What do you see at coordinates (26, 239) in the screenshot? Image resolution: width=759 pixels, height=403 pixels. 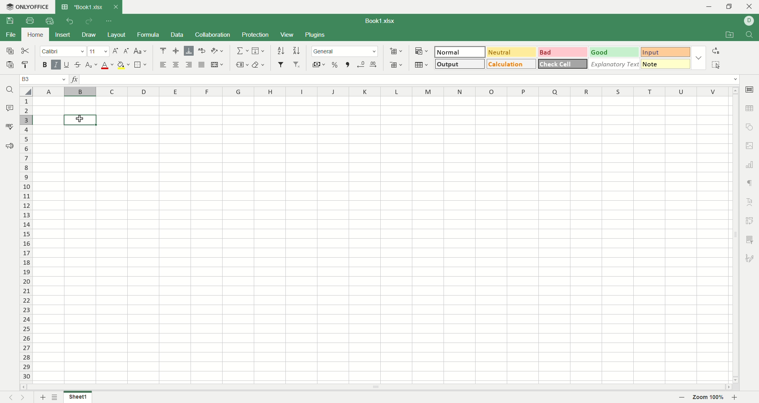 I see `row number` at bounding box center [26, 239].